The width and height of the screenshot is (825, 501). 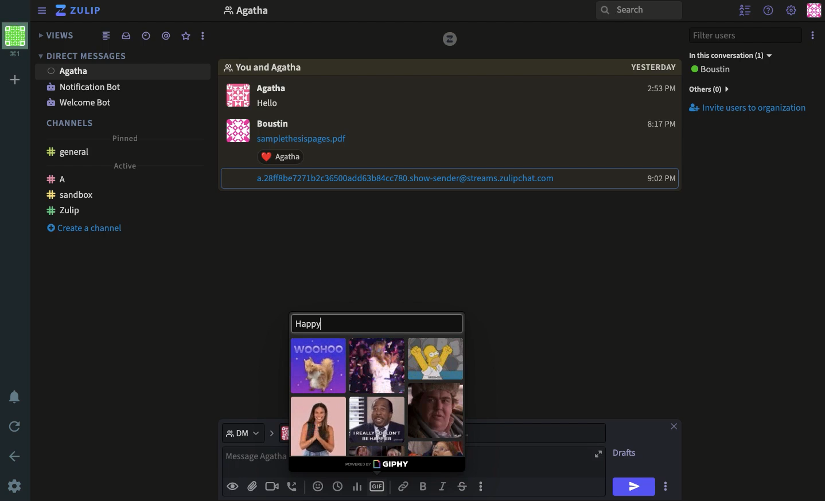 I want to click on thread, so click(x=168, y=37).